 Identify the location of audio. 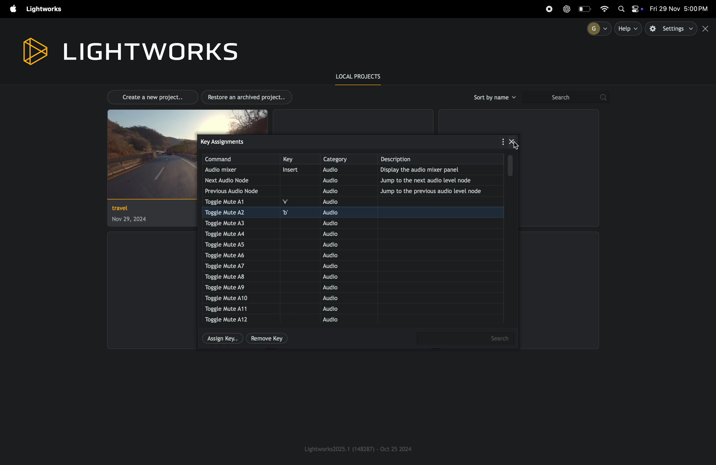
(343, 288).